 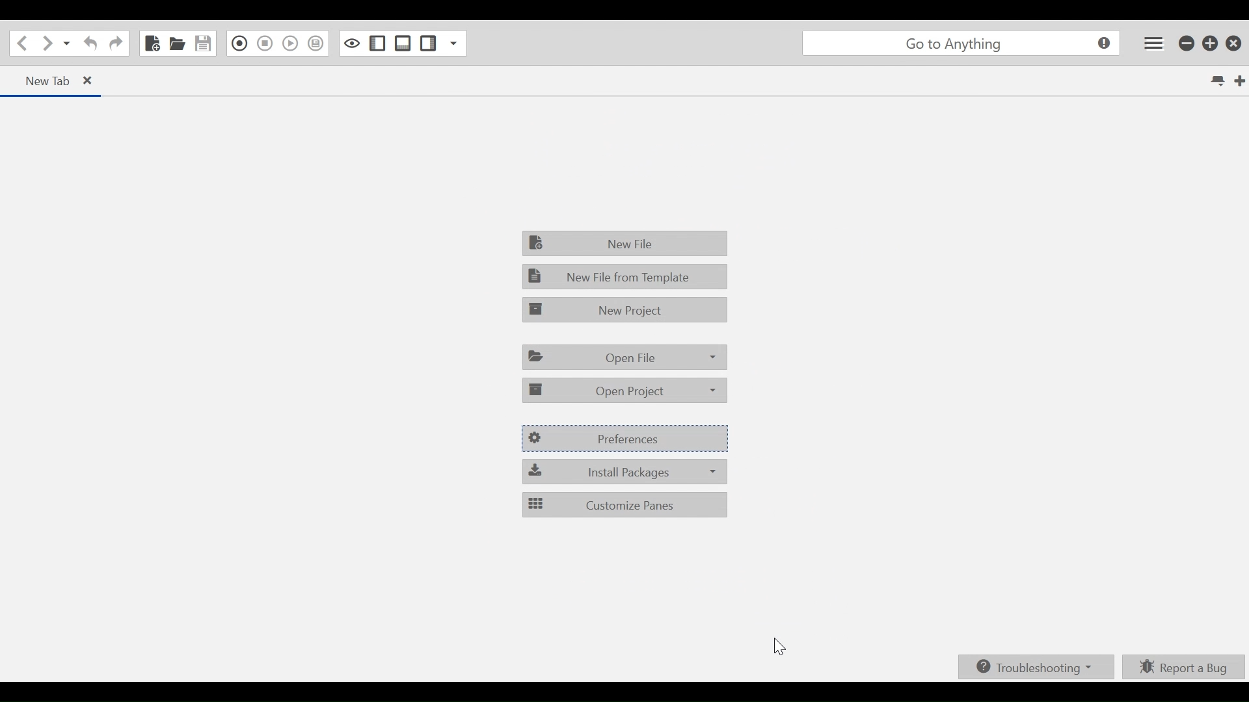 What do you see at coordinates (94, 82) in the screenshot?
I see `close` at bounding box center [94, 82].